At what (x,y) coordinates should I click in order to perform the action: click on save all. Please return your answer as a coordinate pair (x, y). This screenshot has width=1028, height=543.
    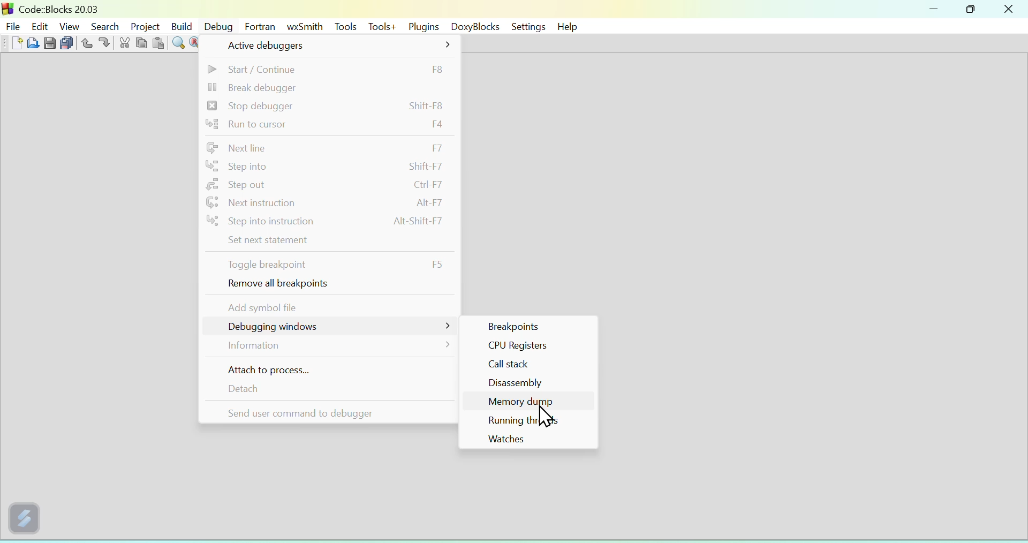
    Looking at the image, I should click on (66, 43).